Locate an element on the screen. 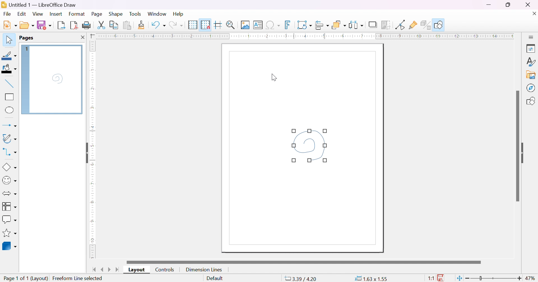  pages is located at coordinates (27, 38).